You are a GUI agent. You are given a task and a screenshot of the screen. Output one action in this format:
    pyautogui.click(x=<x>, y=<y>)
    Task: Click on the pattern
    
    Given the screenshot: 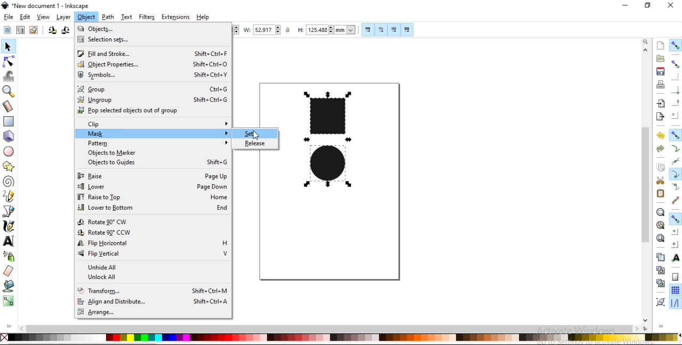 What is the action you would take?
    pyautogui.click(x=157, y=144)
    